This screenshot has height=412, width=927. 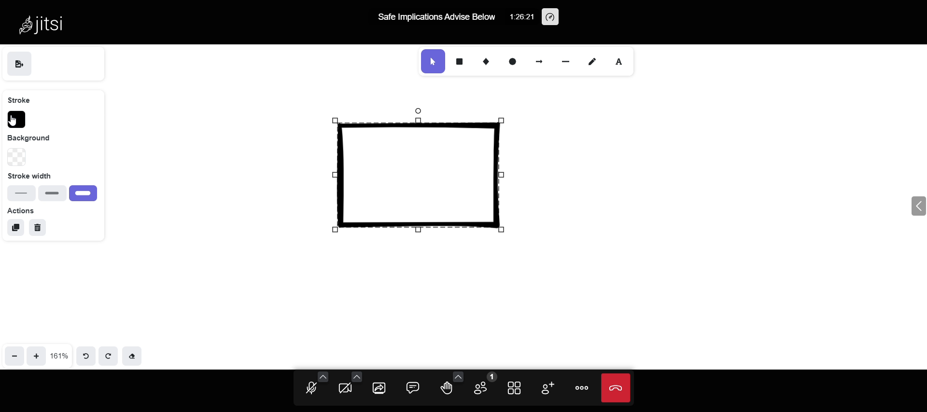 I want to click on video setting, so click(x=356, y=371).